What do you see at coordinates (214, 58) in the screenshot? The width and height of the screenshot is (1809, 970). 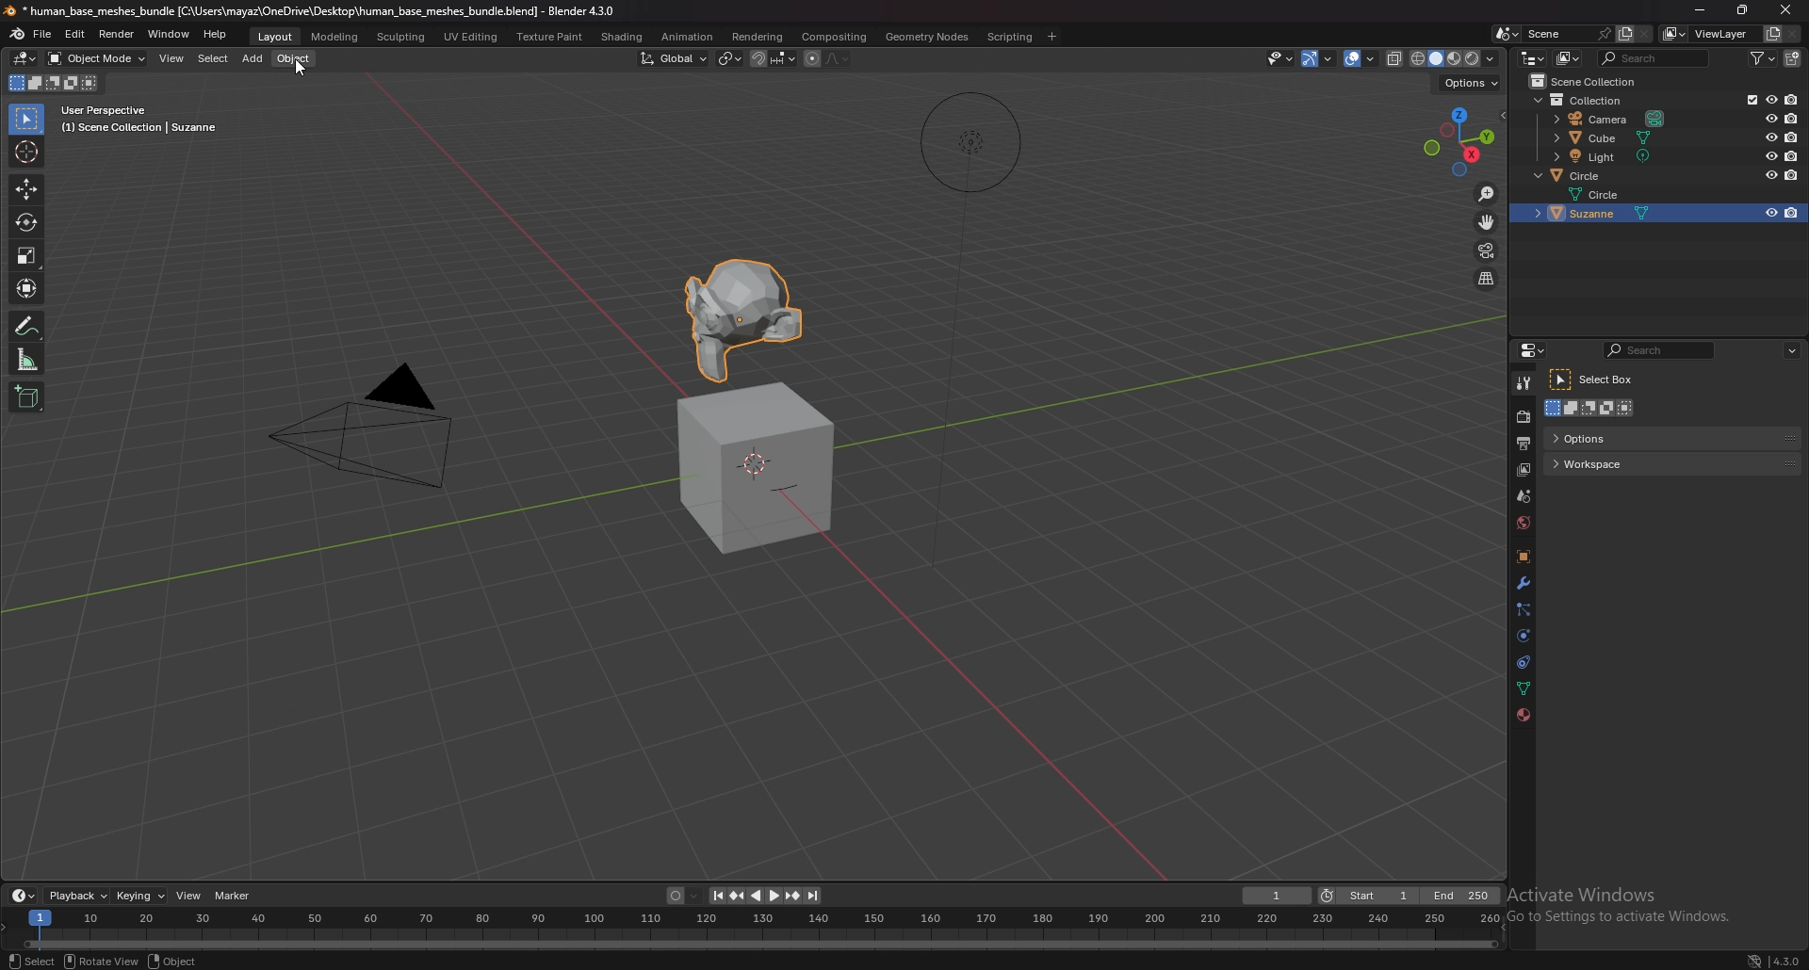 I see `select` at bounding box center [214, 58].